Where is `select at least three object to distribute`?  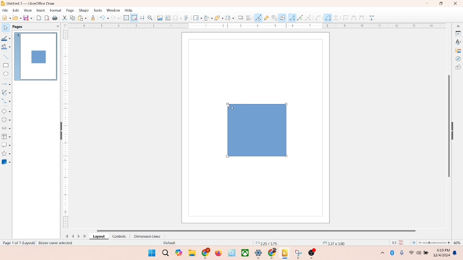 select at least three object to distribute is located at coordinates (228, 18).